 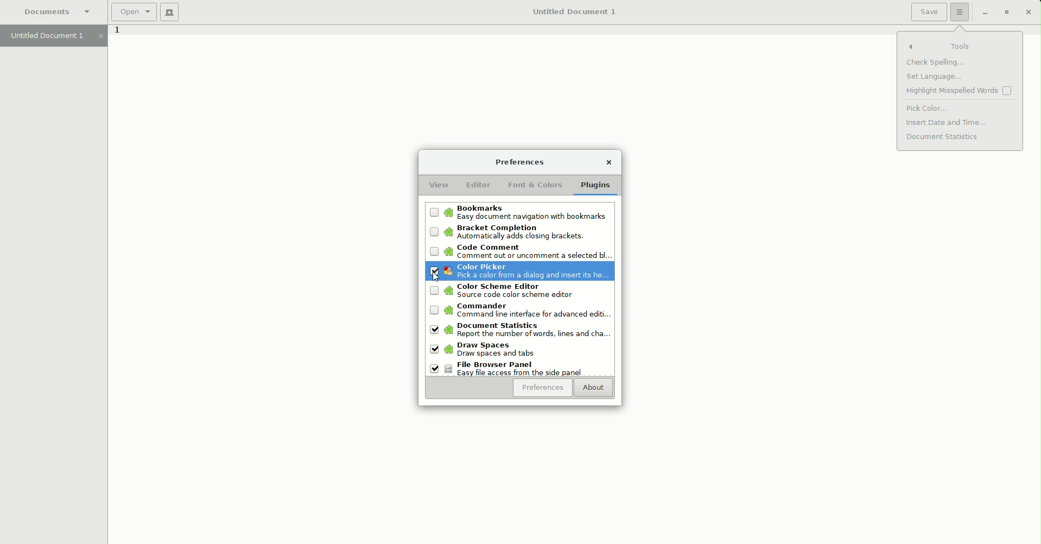 What do you see at coordinates (437, 275) in the screenshot?
I see `Cursor` at bounding box center [437, 275].